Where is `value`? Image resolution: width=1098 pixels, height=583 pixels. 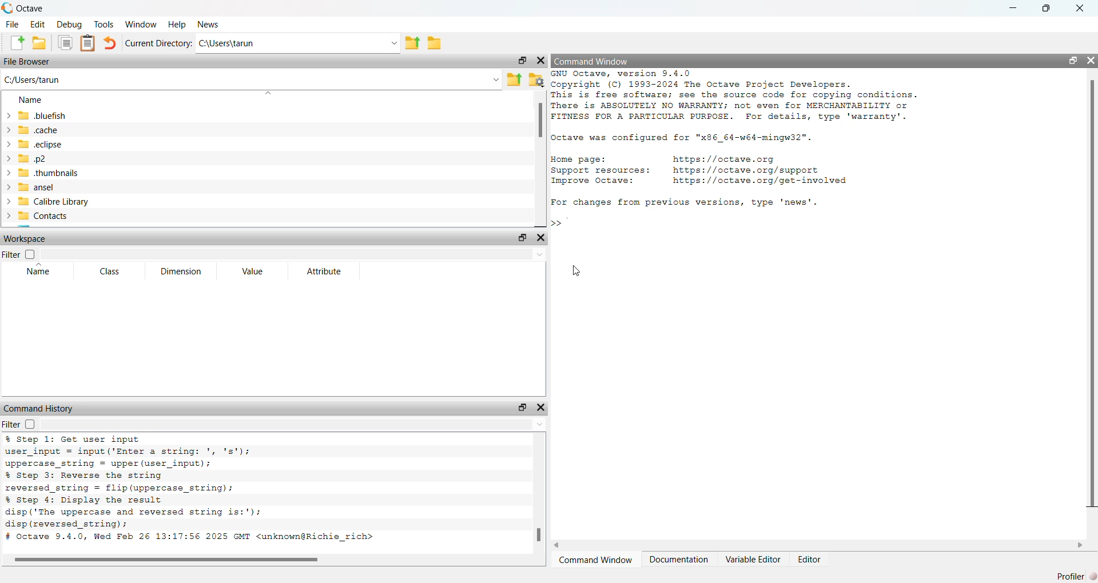
value is located at coordinates (254, 273).